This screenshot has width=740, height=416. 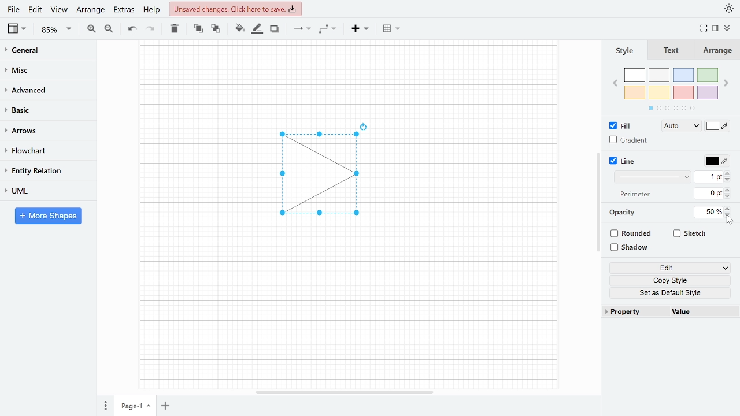 I want to click on Waypoints, so click(x=328, y=28).